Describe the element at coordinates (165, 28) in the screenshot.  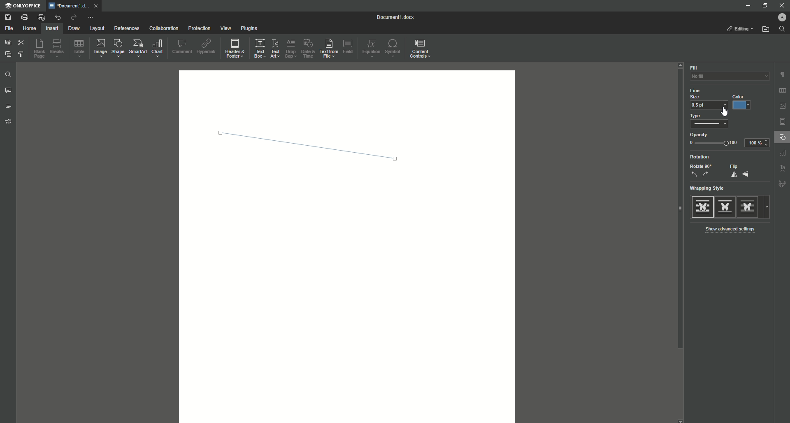
I see `Collaboration` at that location.